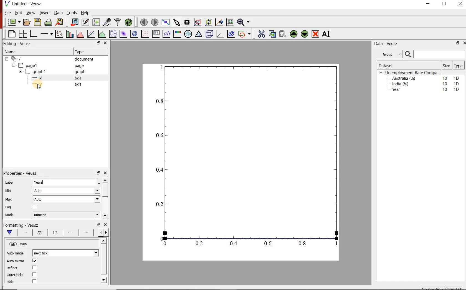 This screenshot has height=290, width=466. What do you see at coordinates (177, 34) in the screenshot?
I see `image color bar` at bounding box center [177, 34].